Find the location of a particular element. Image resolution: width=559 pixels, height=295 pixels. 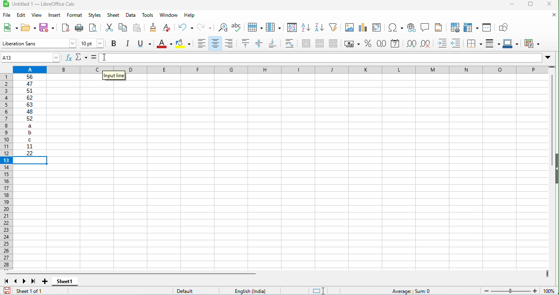

insert comment is located at coordinates (424, 27).